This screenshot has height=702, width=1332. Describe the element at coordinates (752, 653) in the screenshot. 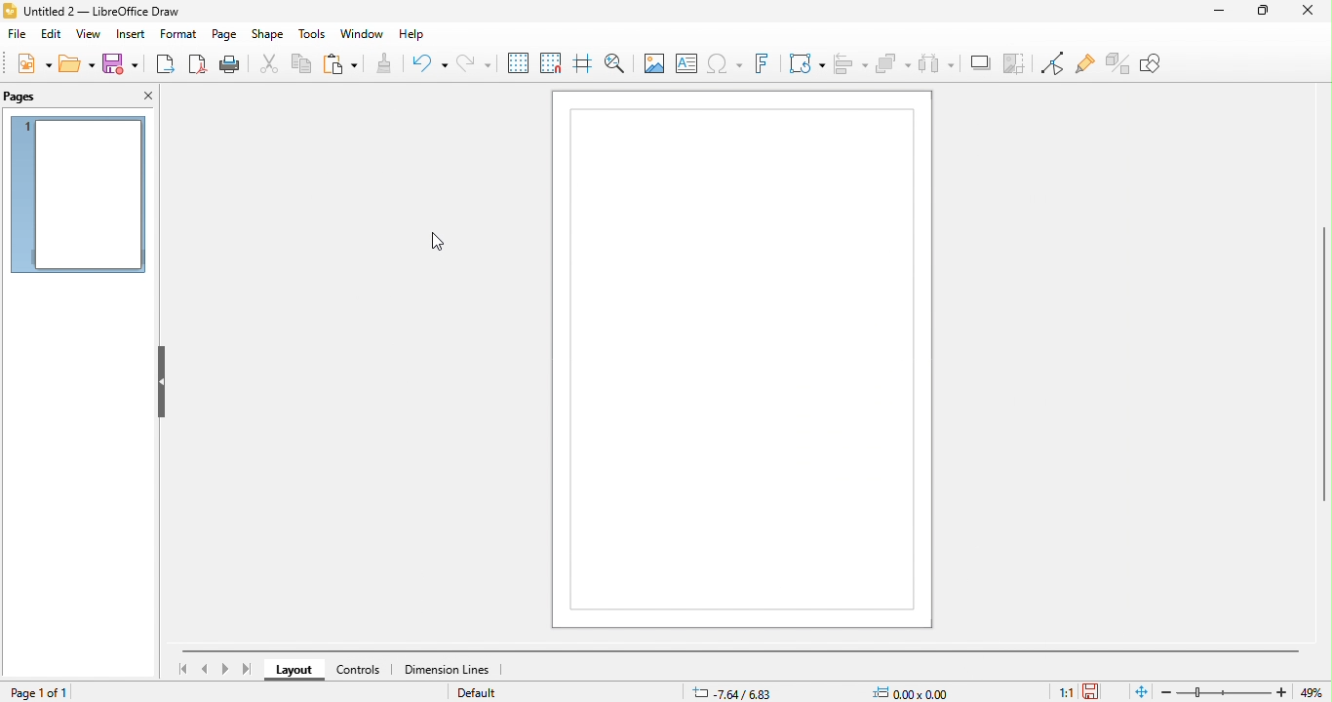

I see `horizontal scroll bar` at that location.